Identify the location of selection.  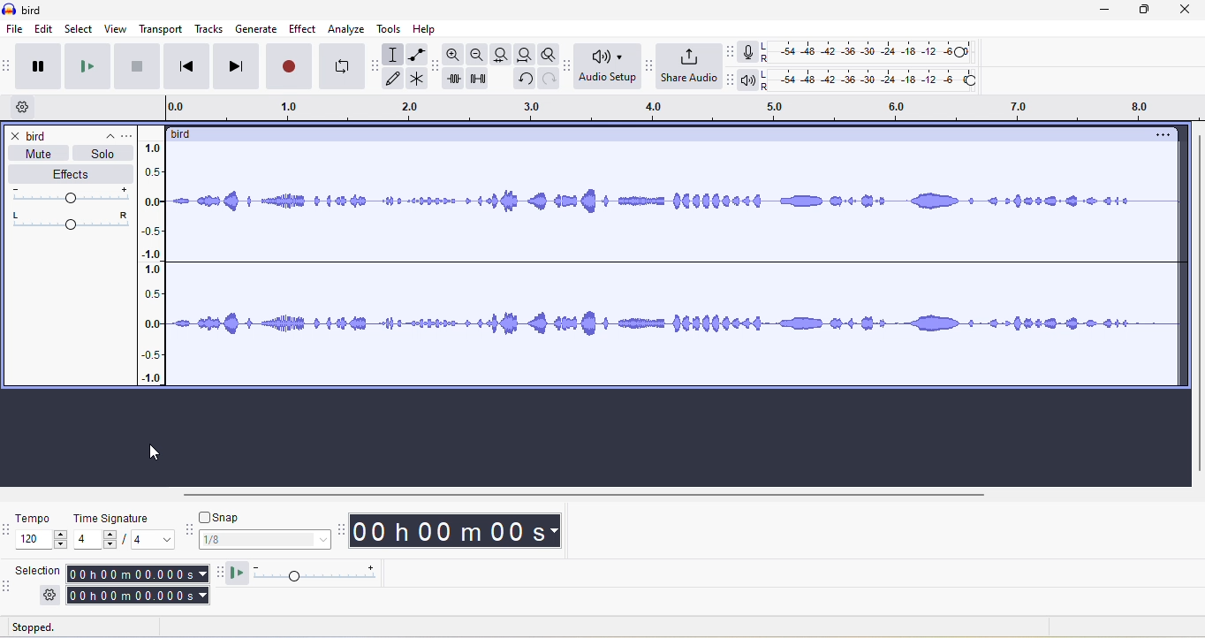
(136, 584).